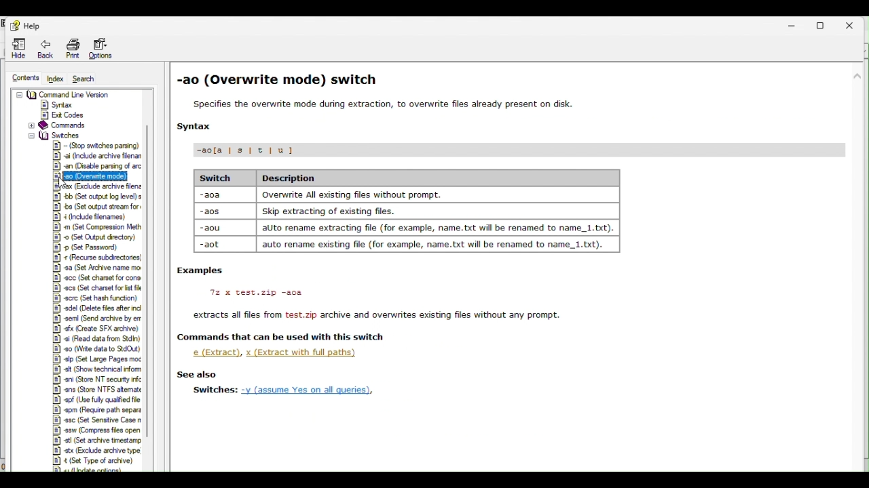 This screenshot has width=869, height=488. Describe the element at coordinates (318, 390) in the screenshot. I see `-y (assume Yes on all quenes` at that location.